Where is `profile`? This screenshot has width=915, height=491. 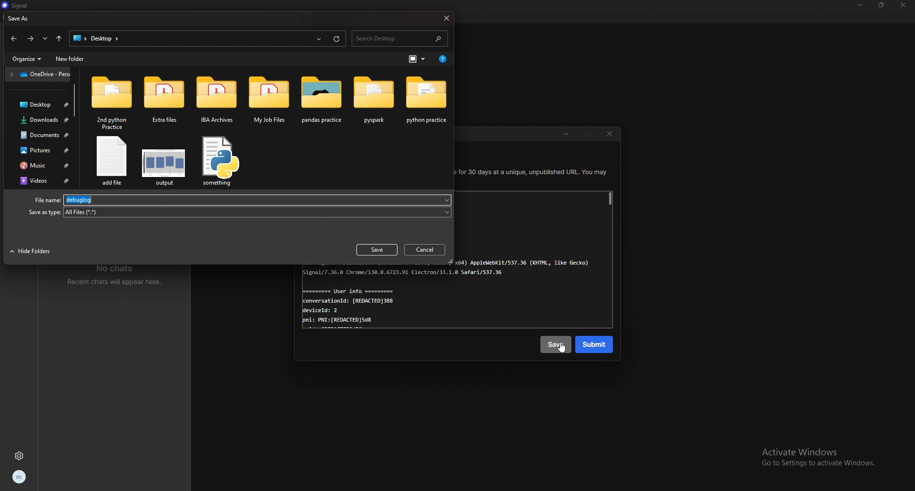
profile is located at coordinates (18, 476).